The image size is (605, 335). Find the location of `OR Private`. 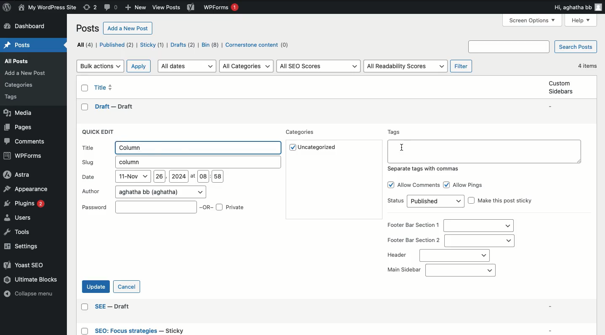

OR Private is located at coordinates (223, 207).